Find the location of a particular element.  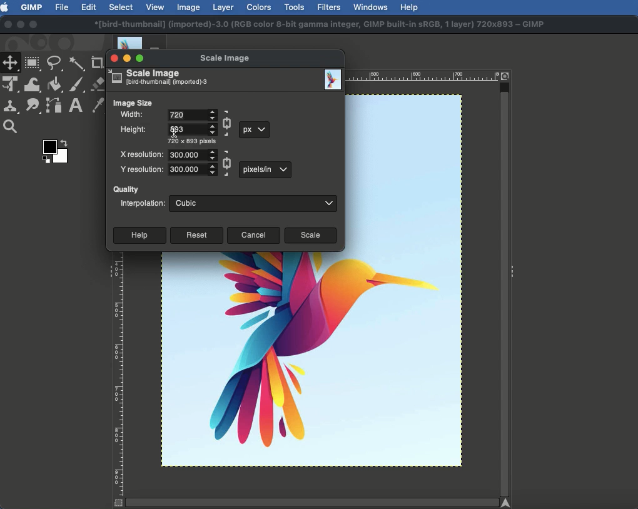

Numeral is located at coordinates (191, 128).